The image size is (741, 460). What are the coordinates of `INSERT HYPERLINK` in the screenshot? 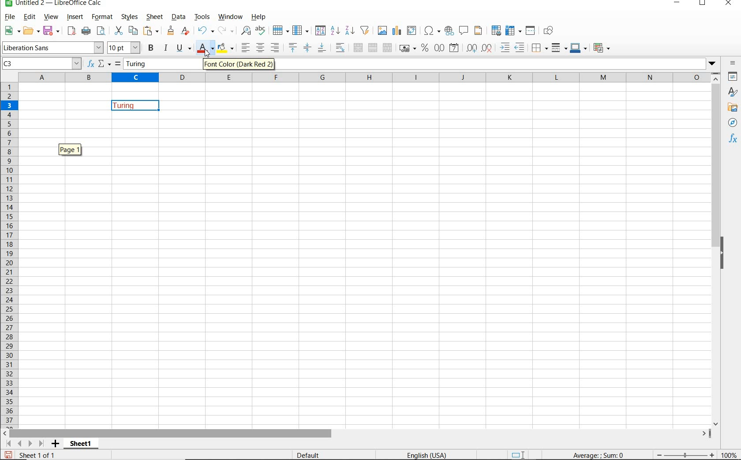 It's located at (449, 32).